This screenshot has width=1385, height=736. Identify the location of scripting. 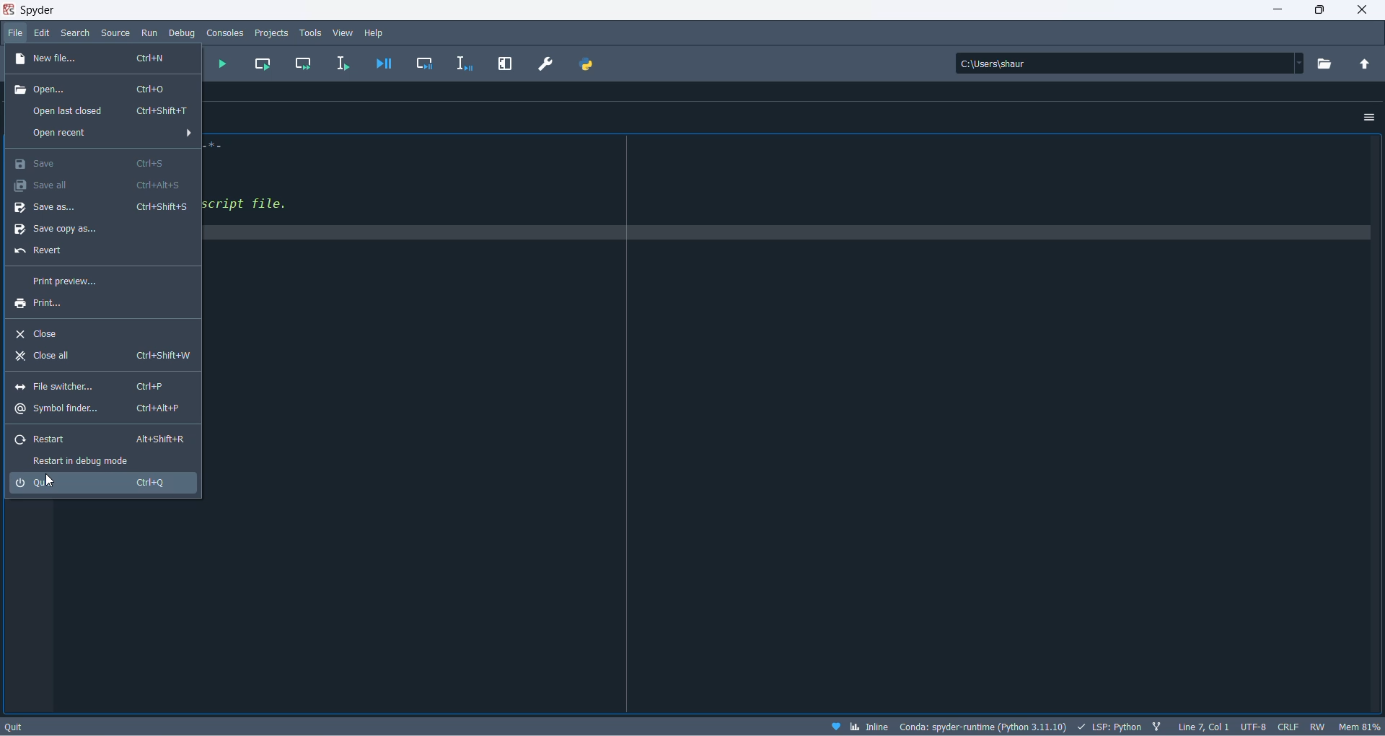
(1111, 726).